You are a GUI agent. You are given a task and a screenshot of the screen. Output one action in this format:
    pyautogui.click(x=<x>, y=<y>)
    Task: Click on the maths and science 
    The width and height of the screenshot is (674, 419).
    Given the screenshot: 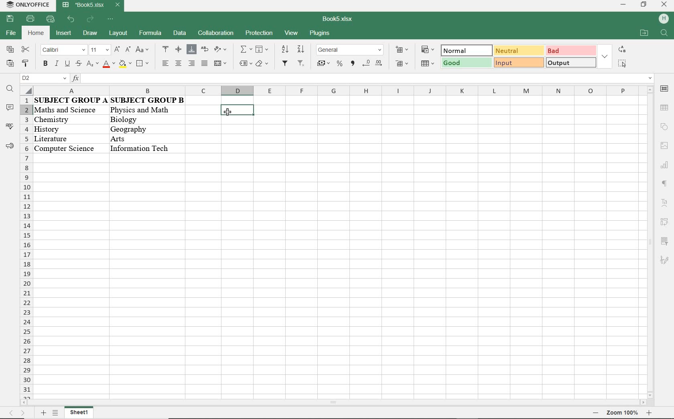 What is the action you would take?
    pyautogui.click(x=69, y=109)
    